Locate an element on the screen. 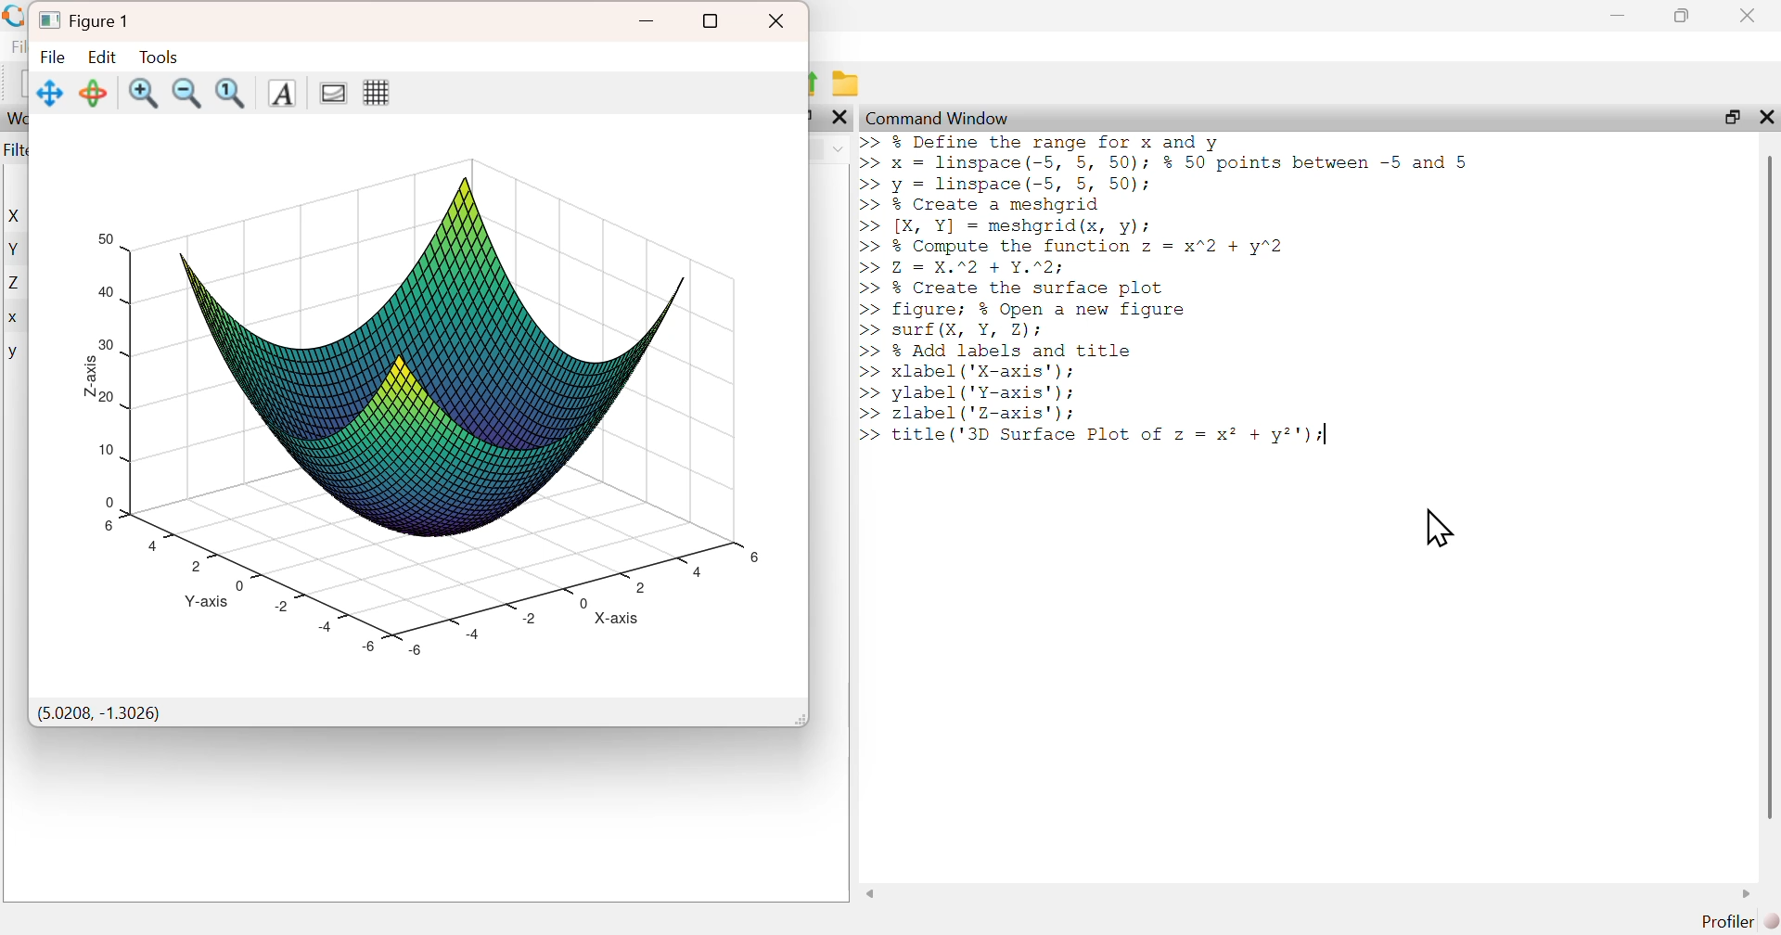 The height and width of the screenshot is (935, 1781). Text is located at coordinates (280, 94).